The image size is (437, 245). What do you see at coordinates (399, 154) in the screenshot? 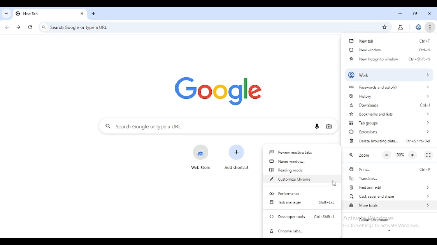
I see `100%` at bounding box center [399, 154].